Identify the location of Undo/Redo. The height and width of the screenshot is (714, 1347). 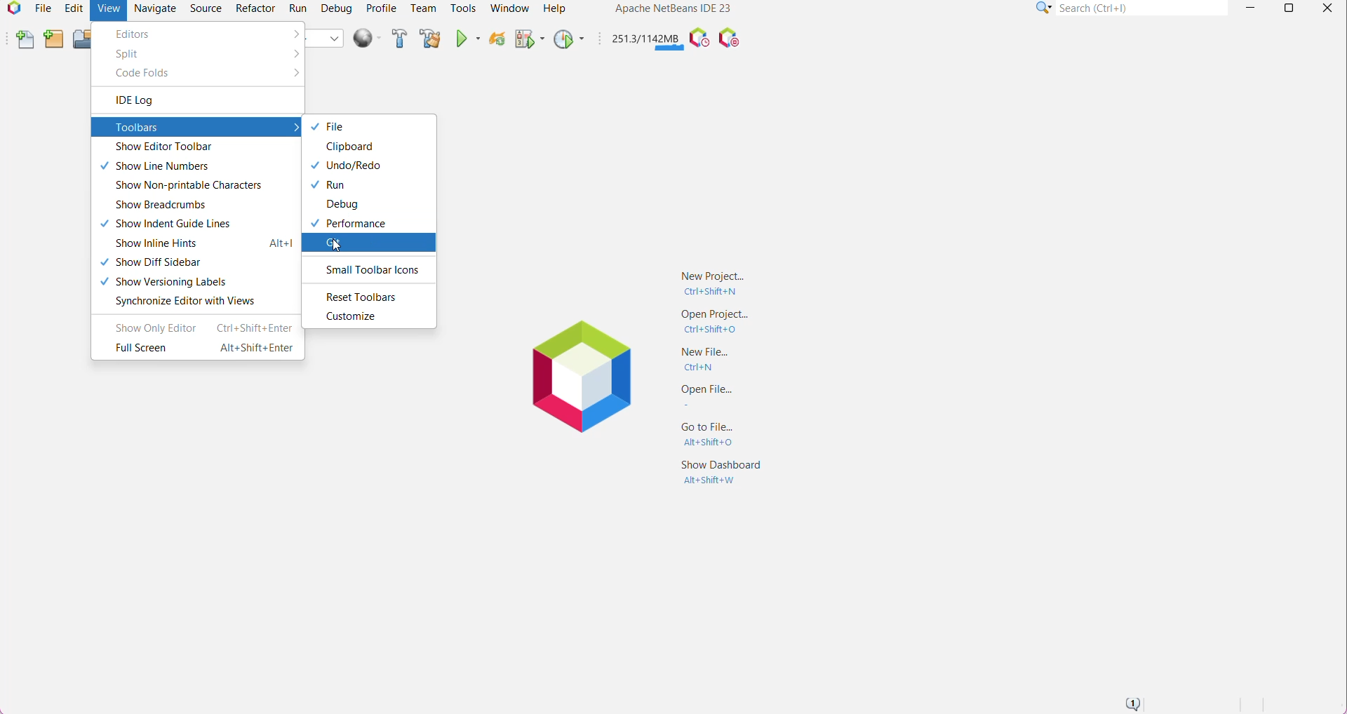
(349, 166).